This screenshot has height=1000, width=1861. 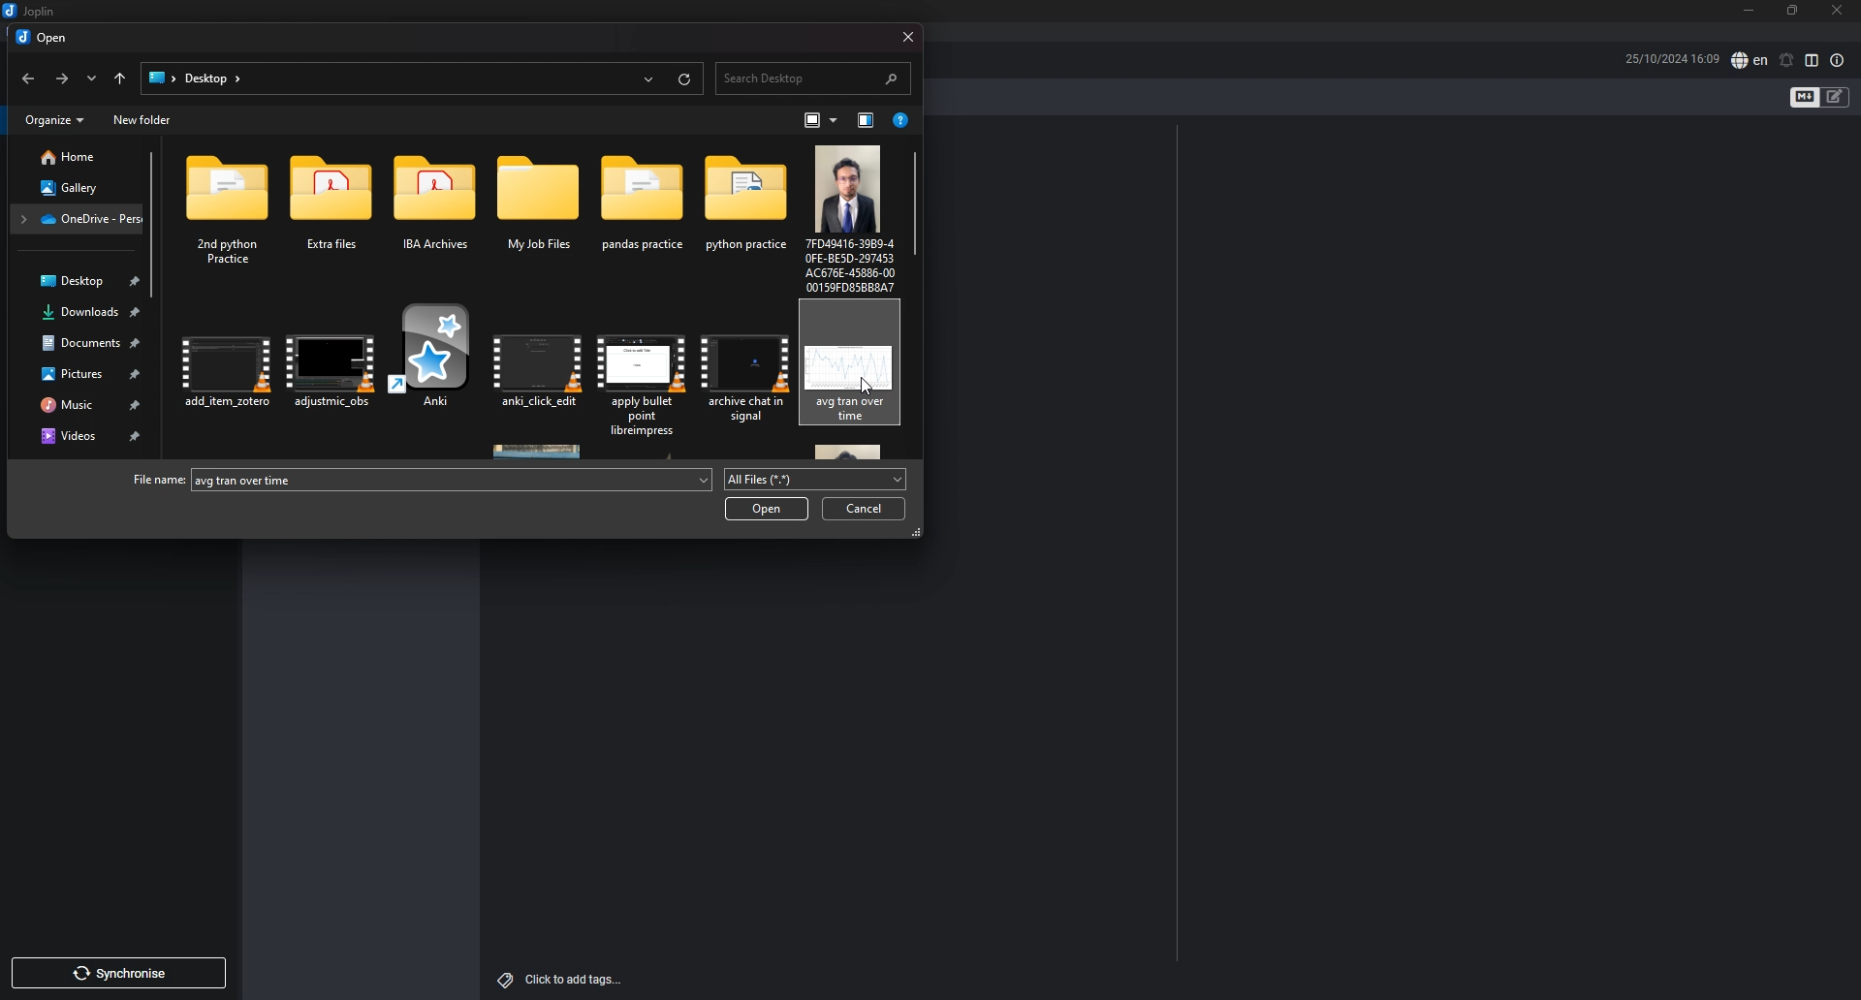 I want to click on reload, so click(x=681, y=79).